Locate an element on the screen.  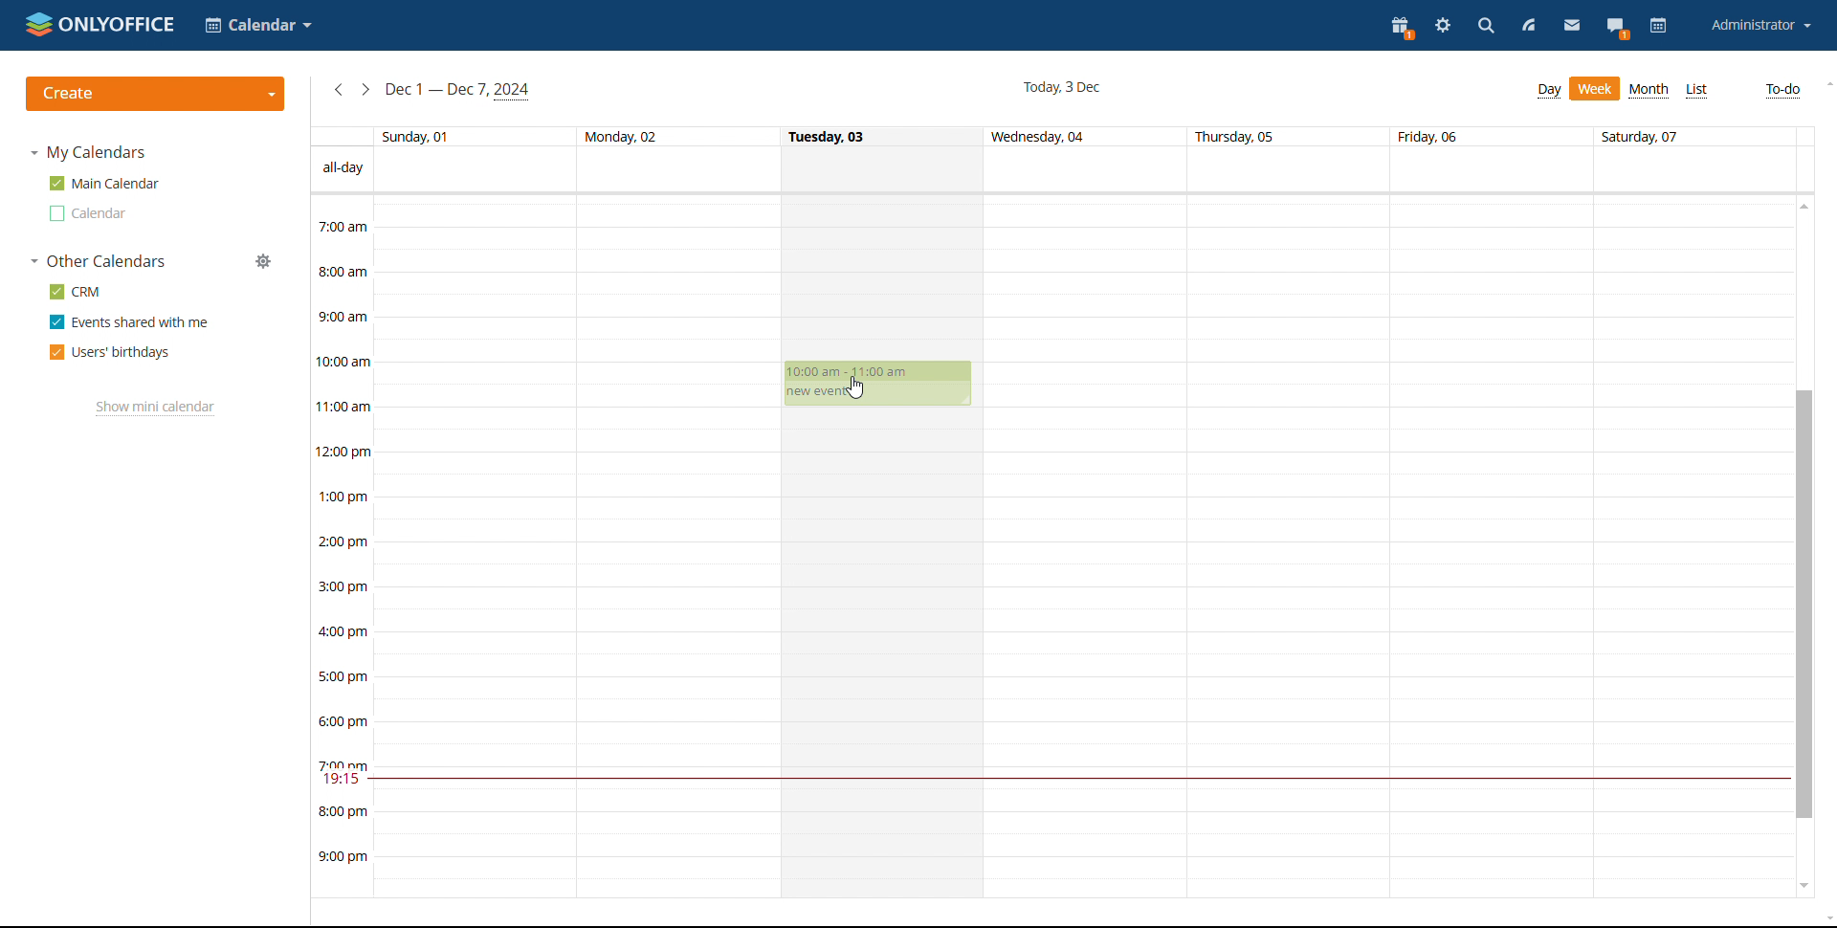
manage is located at coordinates (264, 261).